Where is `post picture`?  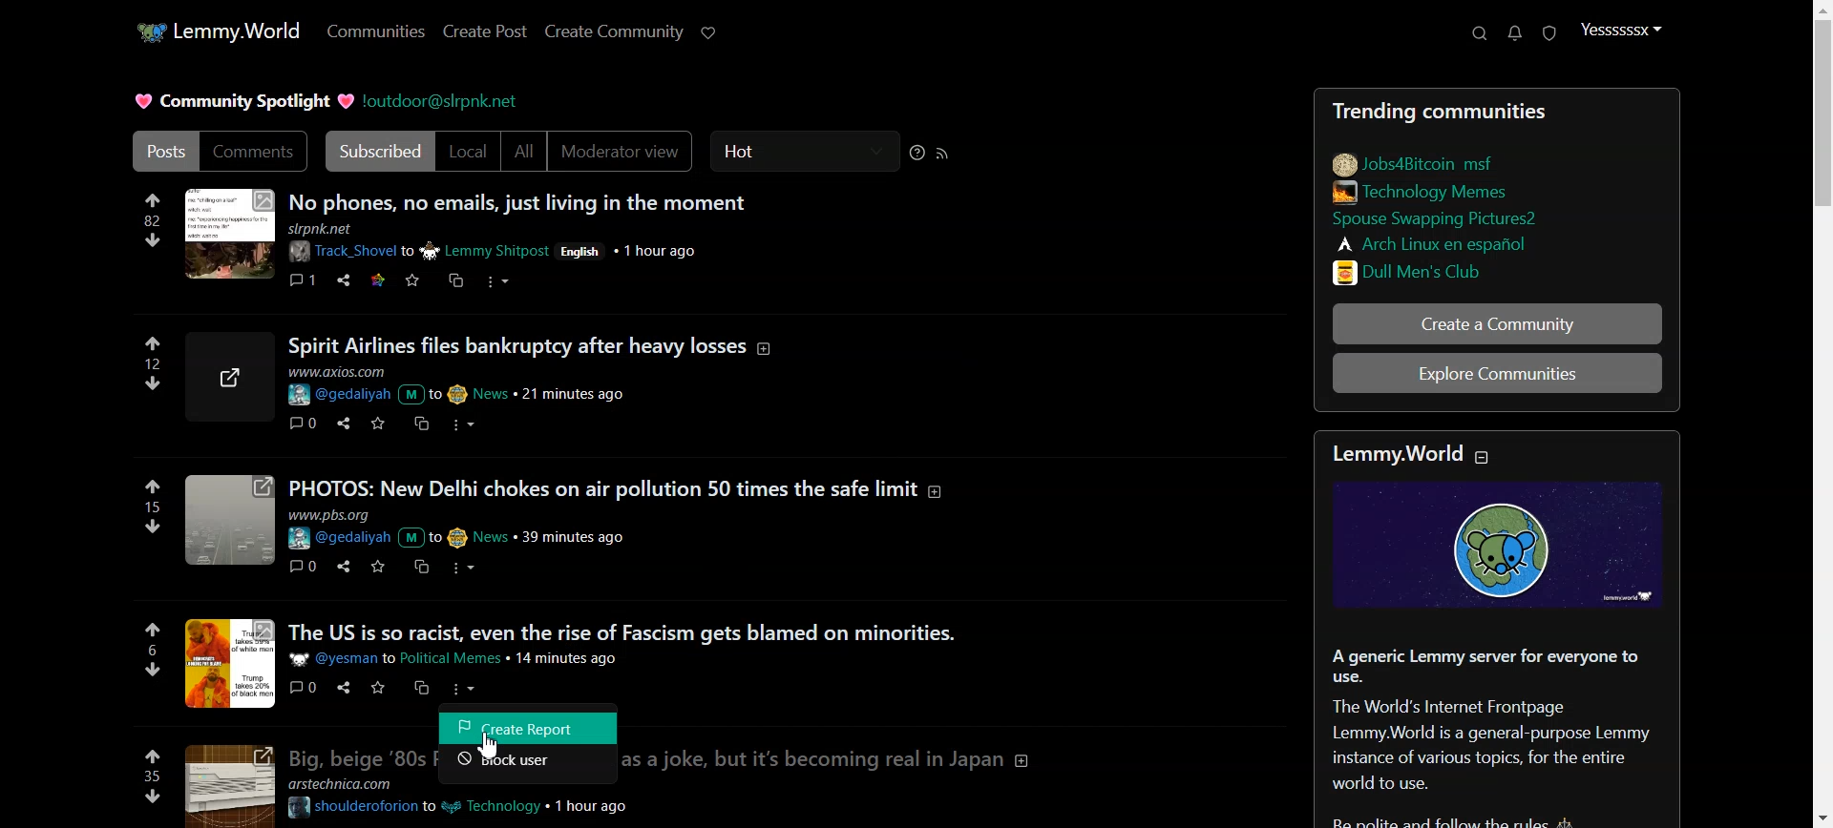 post picture is located at coordinates (231, 663).